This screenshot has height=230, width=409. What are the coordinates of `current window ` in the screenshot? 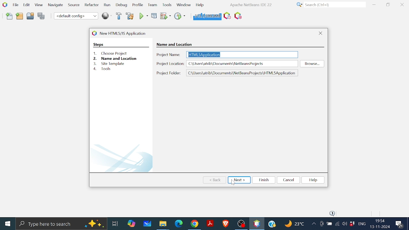 It's located at (125, 33).